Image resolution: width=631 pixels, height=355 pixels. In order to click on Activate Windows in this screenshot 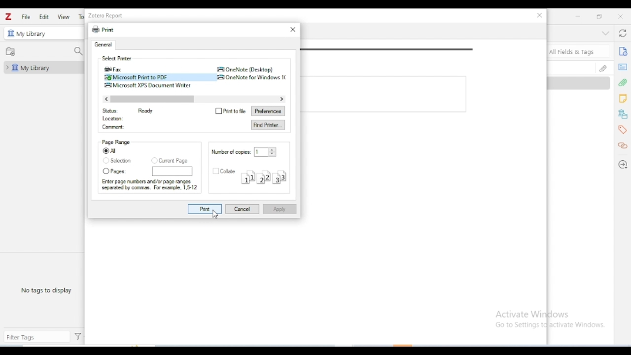, I will do `click(532, 314)`.